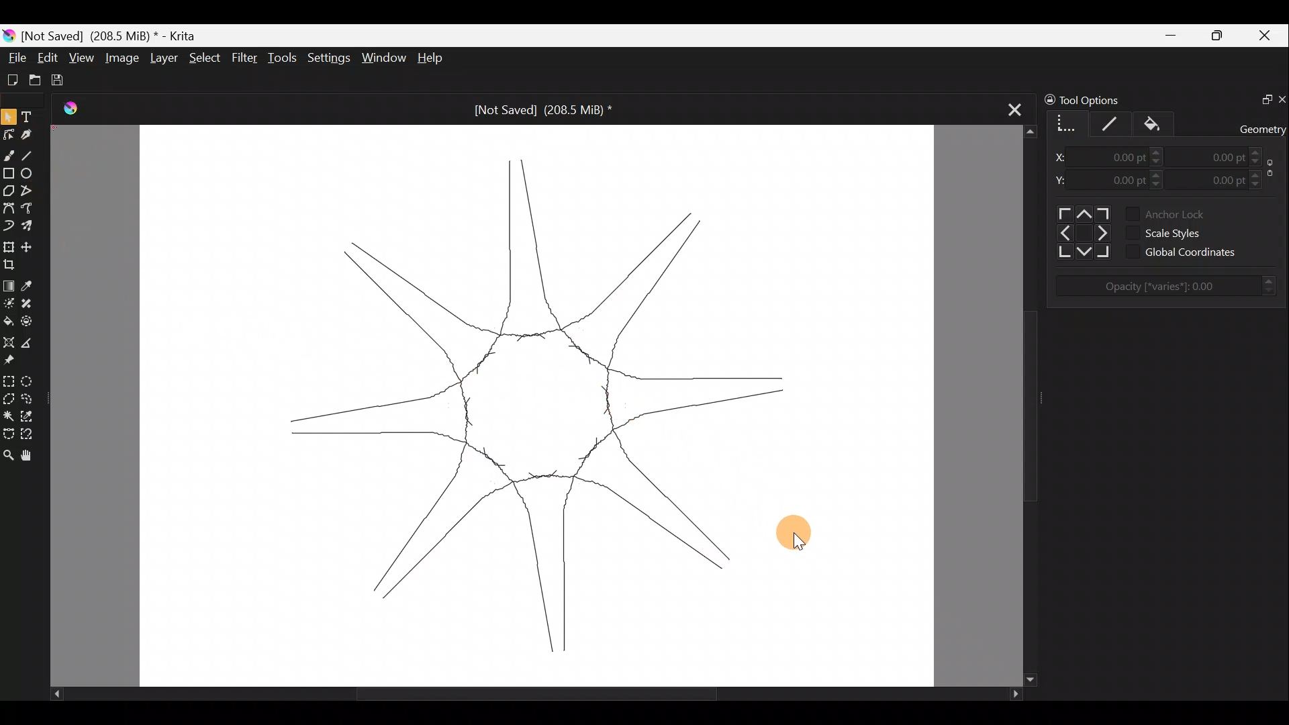  I want to click on Scroll bar, so click(514, 693).